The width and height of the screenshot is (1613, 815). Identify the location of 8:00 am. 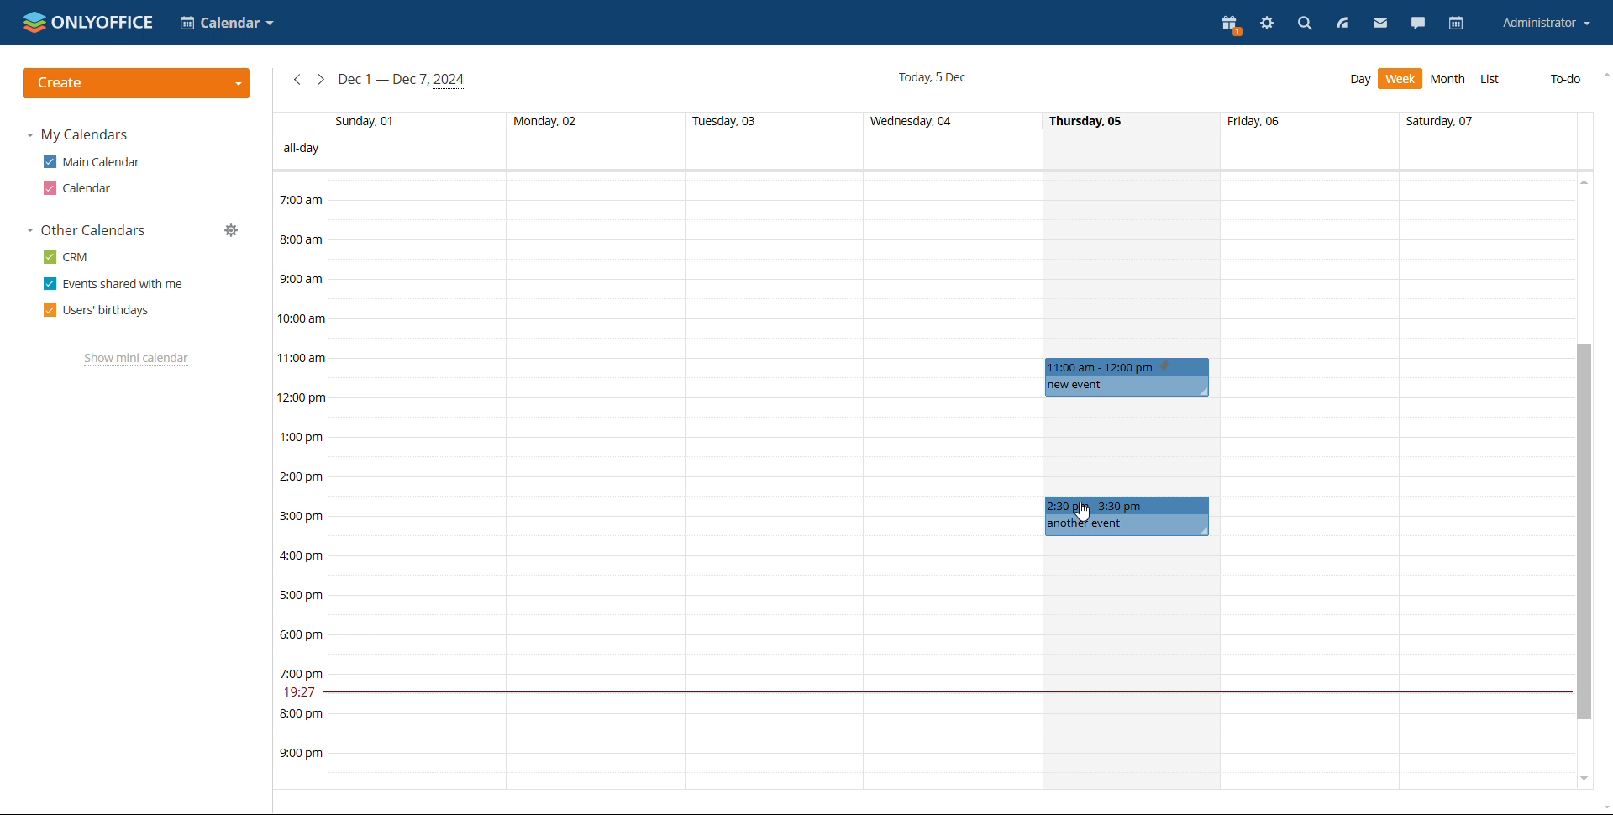
(301, 240).